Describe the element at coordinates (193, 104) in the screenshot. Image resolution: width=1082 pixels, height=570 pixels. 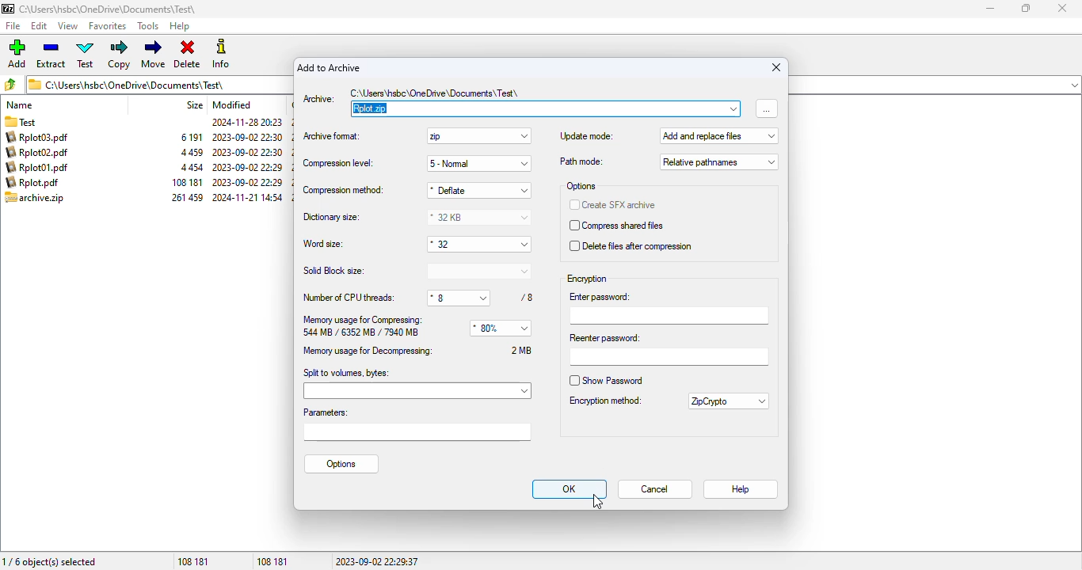
I see `size` at that location.